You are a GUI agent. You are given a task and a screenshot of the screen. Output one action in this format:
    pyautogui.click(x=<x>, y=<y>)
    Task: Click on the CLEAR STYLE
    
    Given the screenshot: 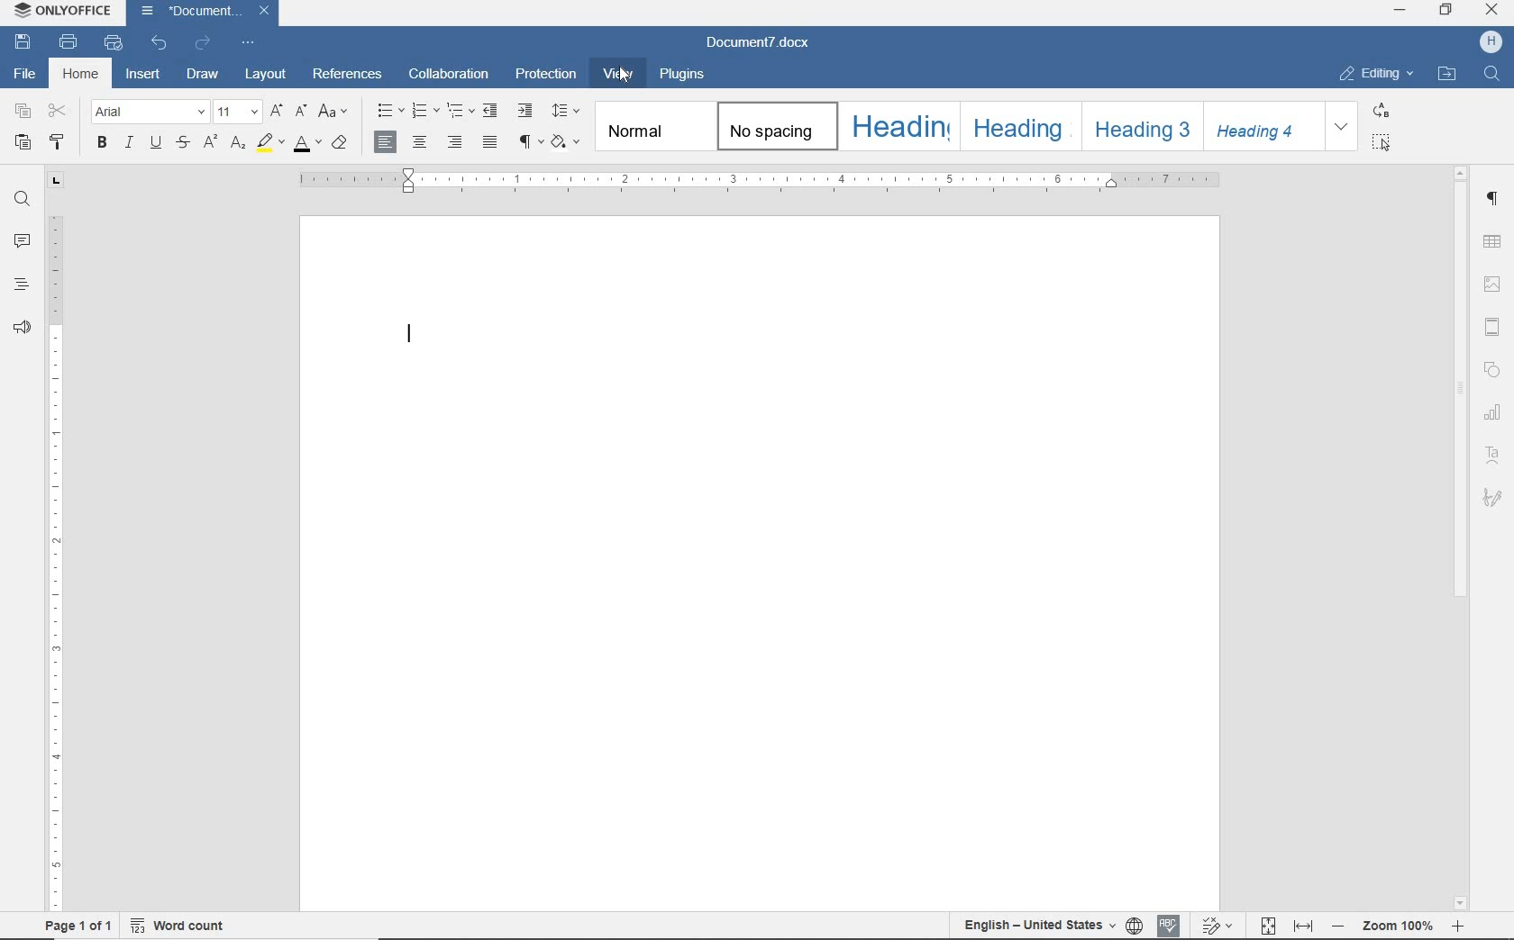 What is the action you would take?
    pyautogui.click(x=341, y=144)
    